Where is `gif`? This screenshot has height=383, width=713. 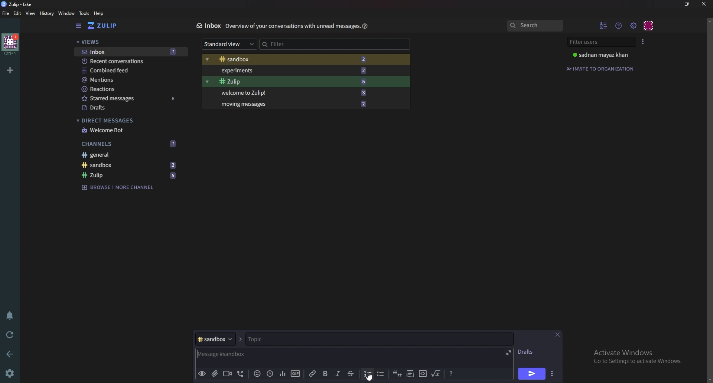
gif is located at coordinates (295, 373).